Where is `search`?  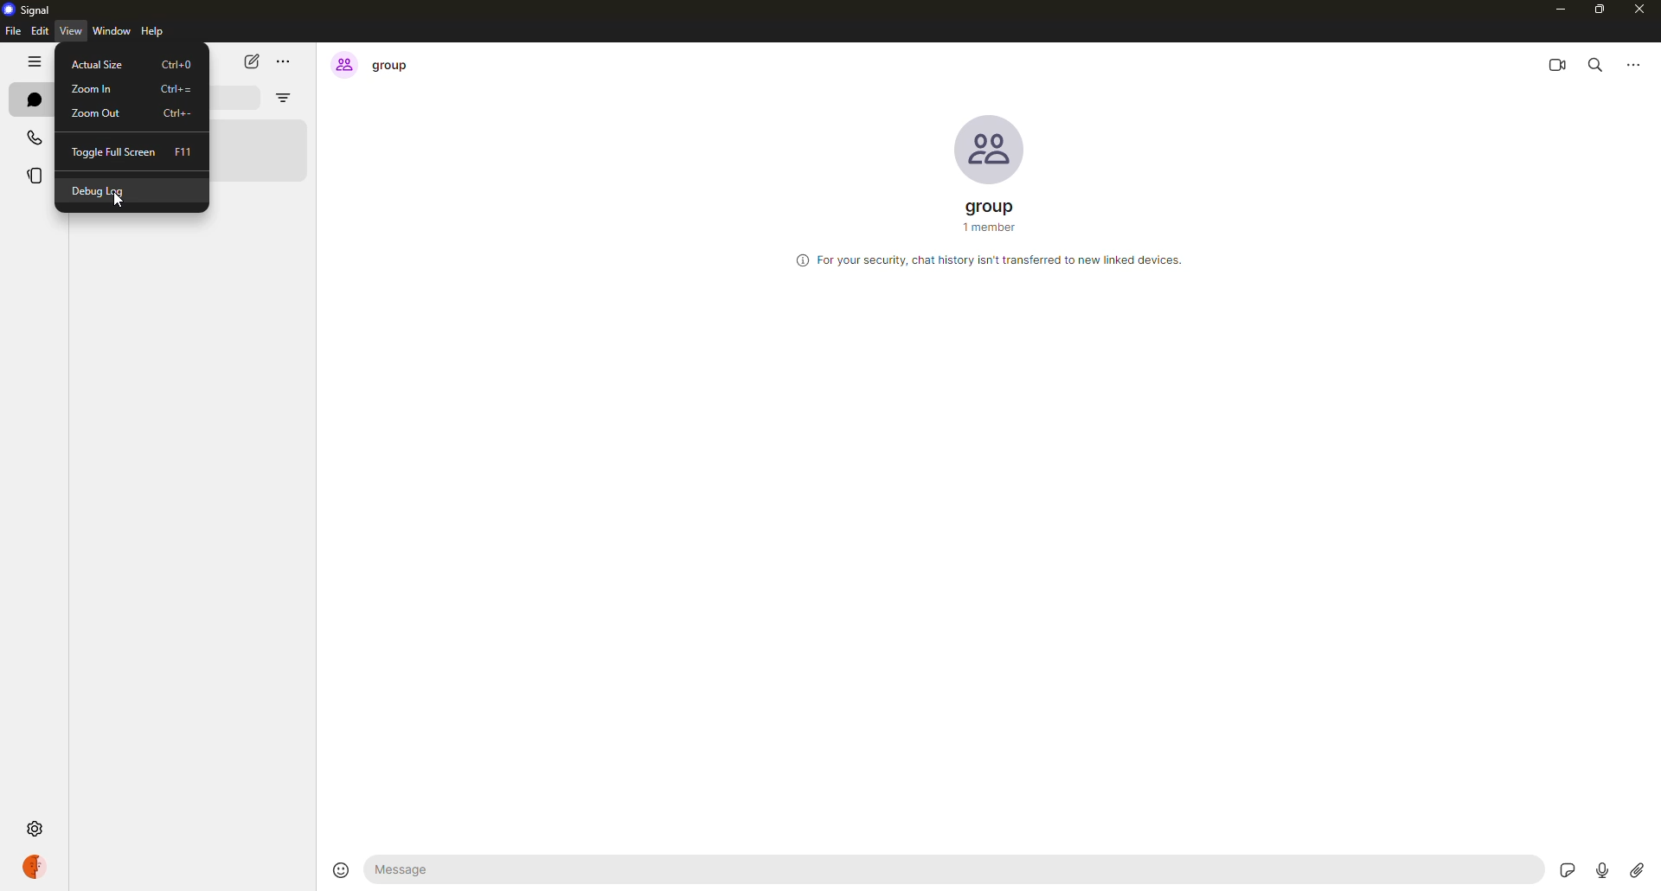
search is located at coordinates (1600, 63).